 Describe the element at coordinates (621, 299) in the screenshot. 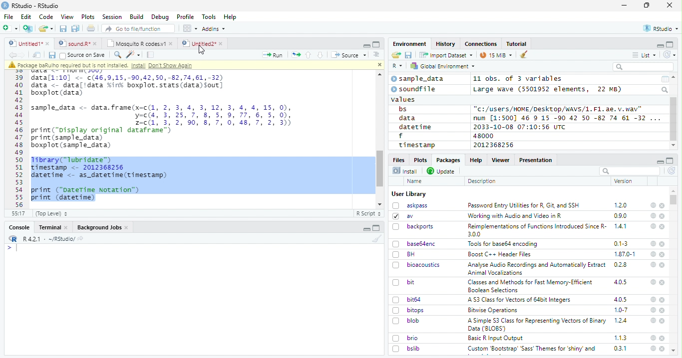

I see `4.0.5` at that location.